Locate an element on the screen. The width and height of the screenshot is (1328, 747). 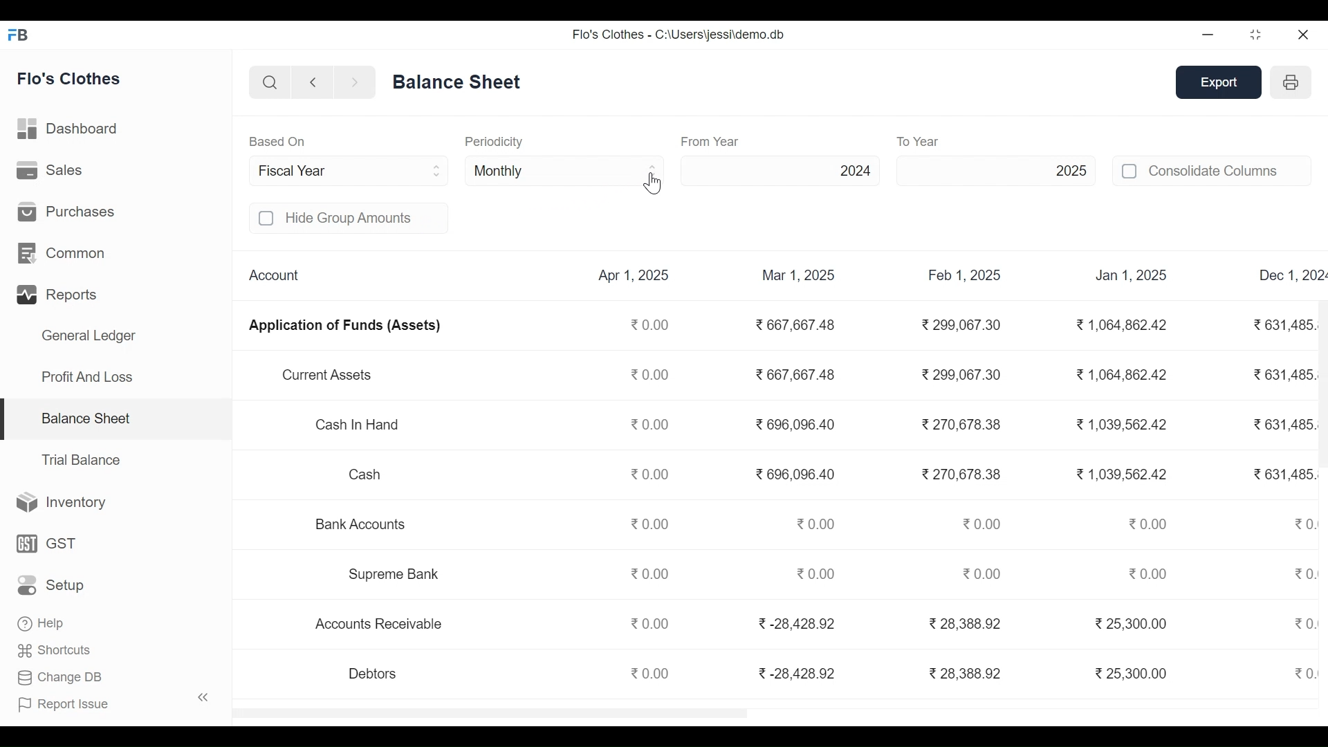
Current Assets 30.00 3 667,667.48 299,067.30 %1,064,862.42 is located at coordinates (728, 378).